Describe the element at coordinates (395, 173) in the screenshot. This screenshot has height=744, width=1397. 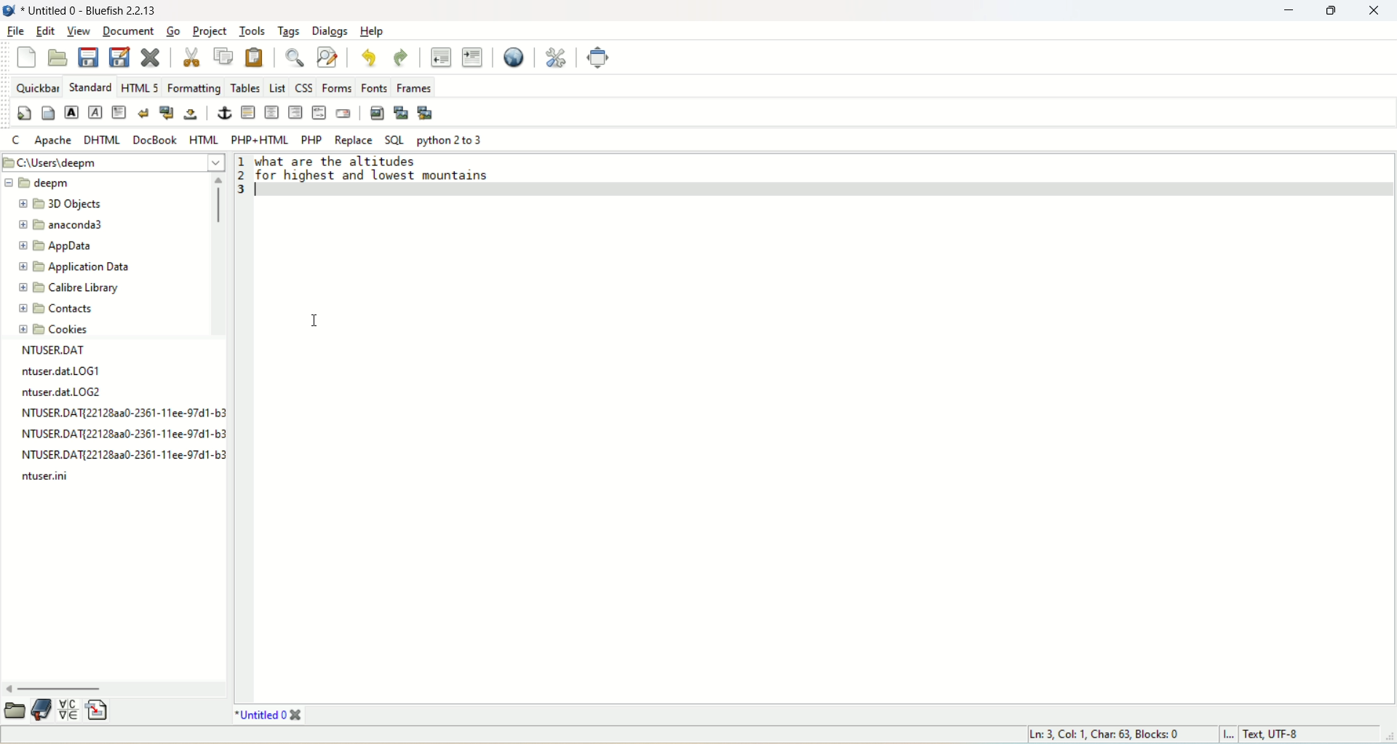
I see `what are the altitudes....,for highest and lowest mountains...` at that location.